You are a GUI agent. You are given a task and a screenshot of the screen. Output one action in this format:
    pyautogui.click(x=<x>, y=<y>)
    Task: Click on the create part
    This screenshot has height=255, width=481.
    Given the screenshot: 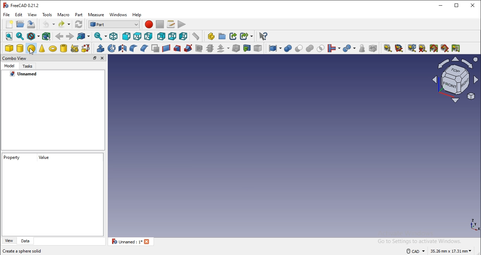 What is the action you would take?
    pyautogui.click(x=211, y=36)
    